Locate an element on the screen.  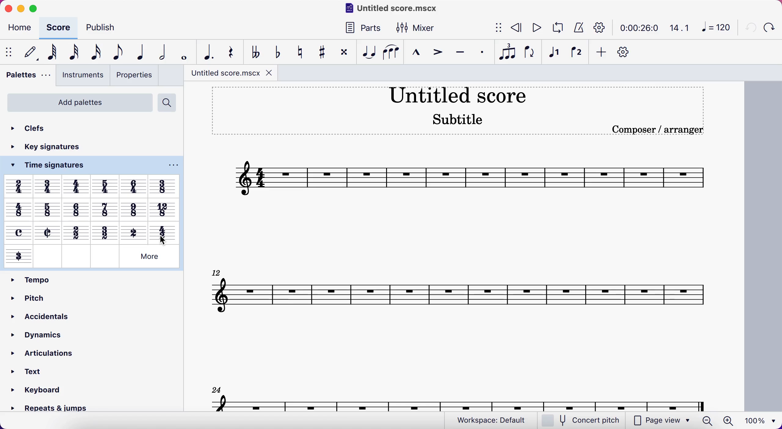
100% is located at coordinates (759, 420).